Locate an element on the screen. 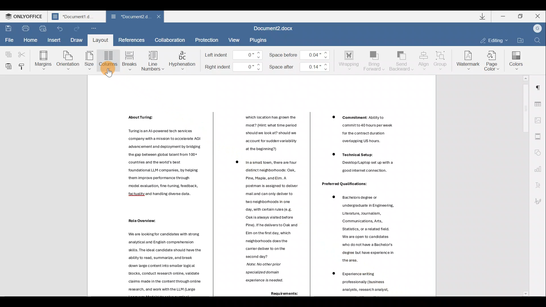 The height and width of the screenshot is (307, 546). Redo is located at coordinates (77, 29).